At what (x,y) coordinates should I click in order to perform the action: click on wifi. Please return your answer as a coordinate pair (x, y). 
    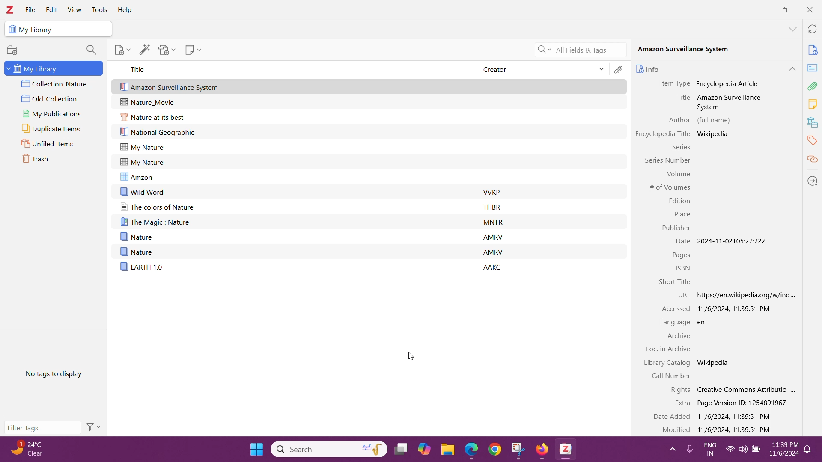
    Looking at the image, I should click on (730, 450).